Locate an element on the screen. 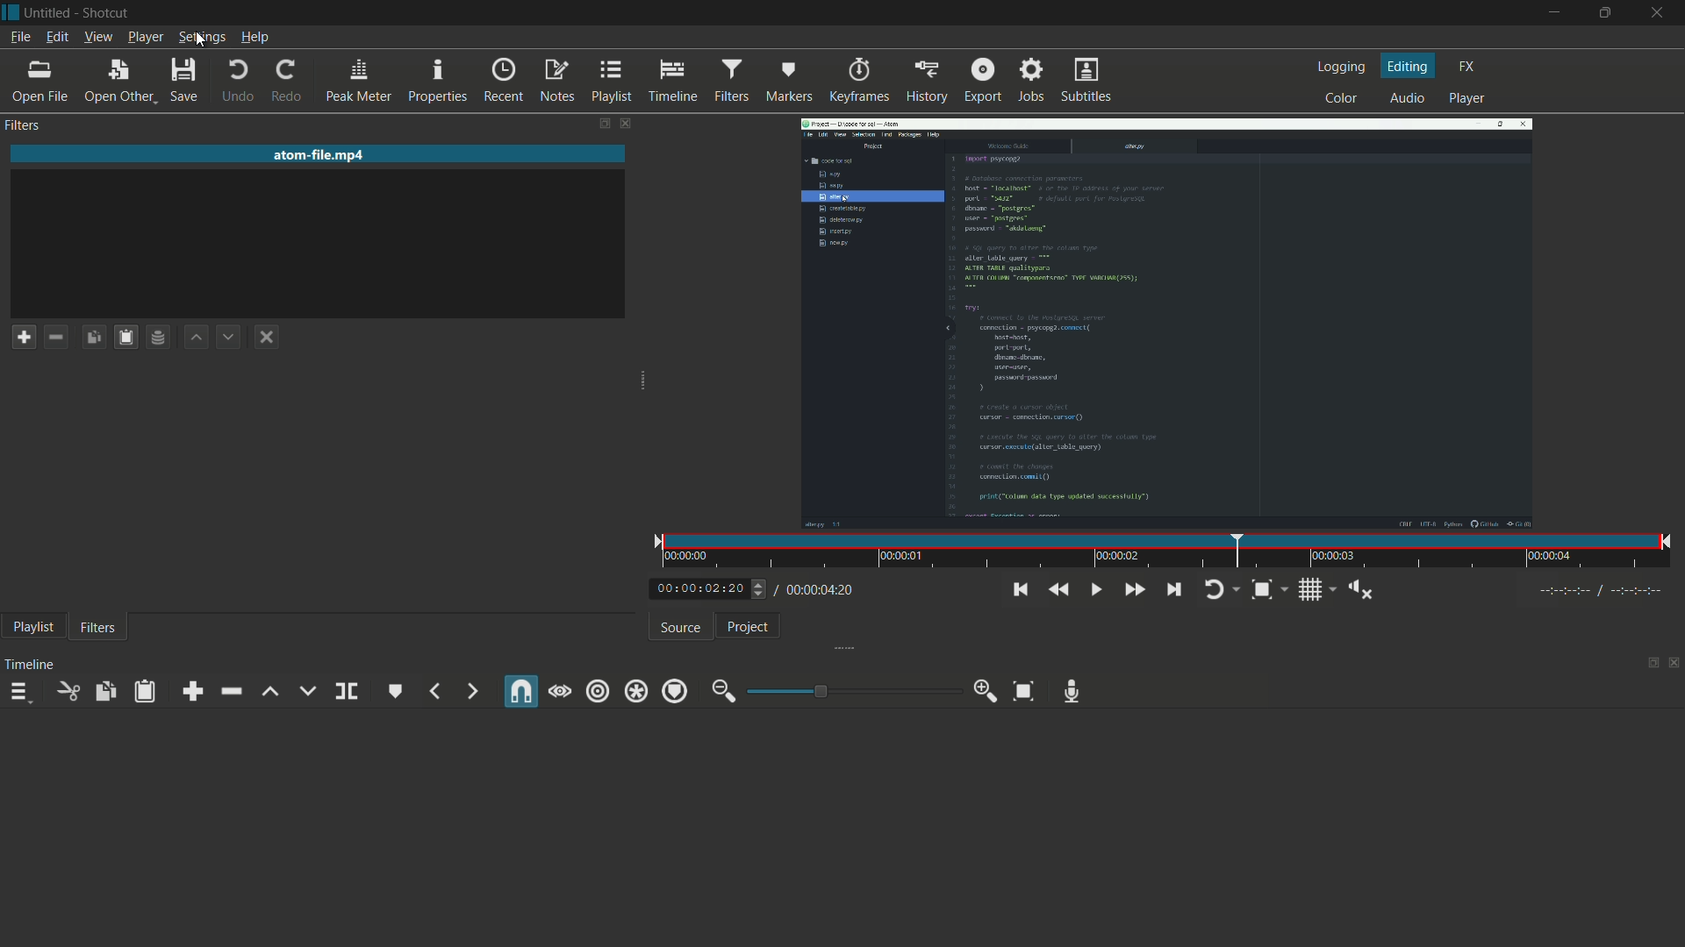 This screenshot has width=1685, height=947. notes is located at coordinates (557, 82).